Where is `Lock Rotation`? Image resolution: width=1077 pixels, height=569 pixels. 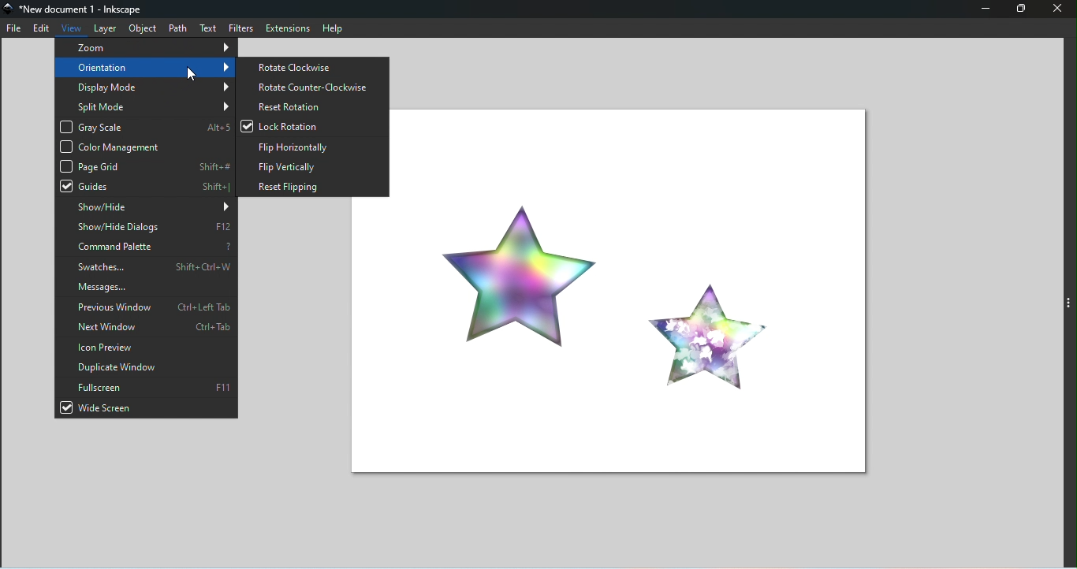 Lock Rotation is located at coordinates (313, 125).